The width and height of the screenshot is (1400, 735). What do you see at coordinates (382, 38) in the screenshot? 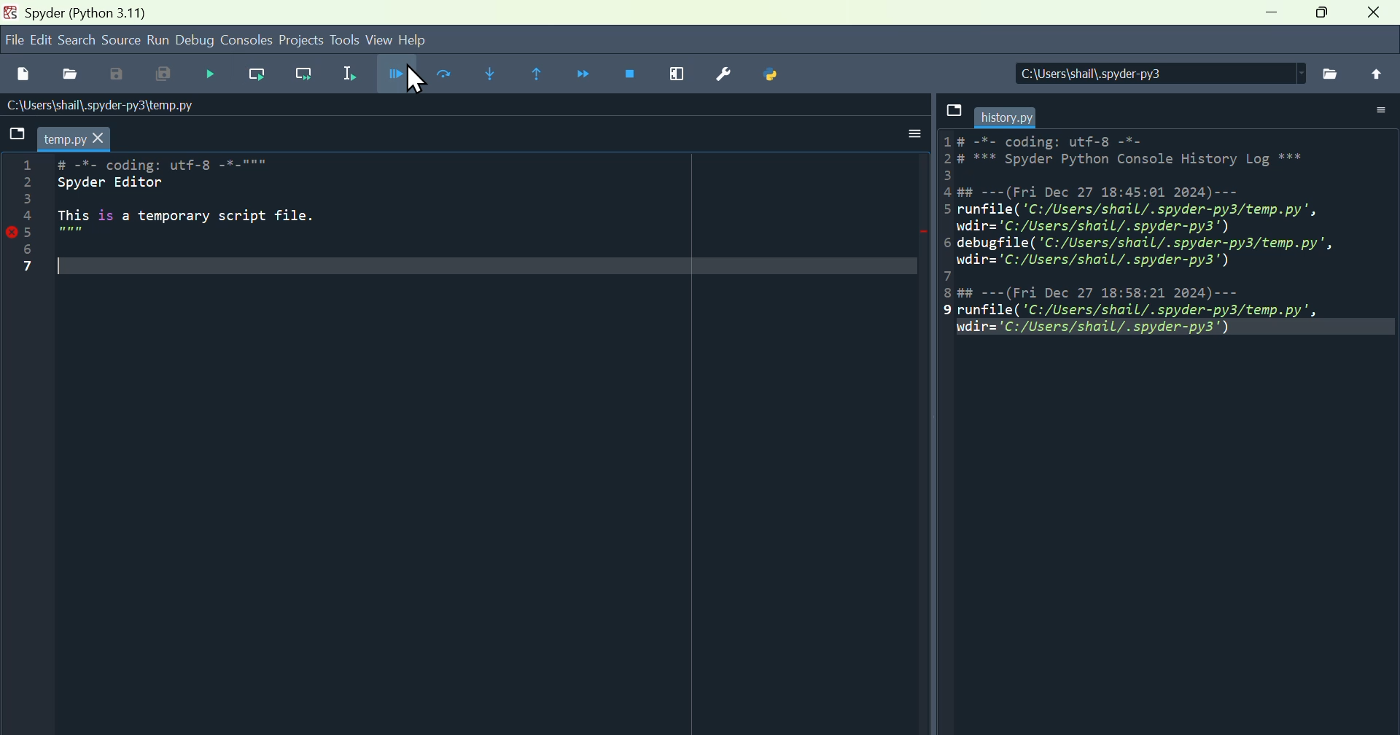
I see `View` at bounding box center [382, 38].